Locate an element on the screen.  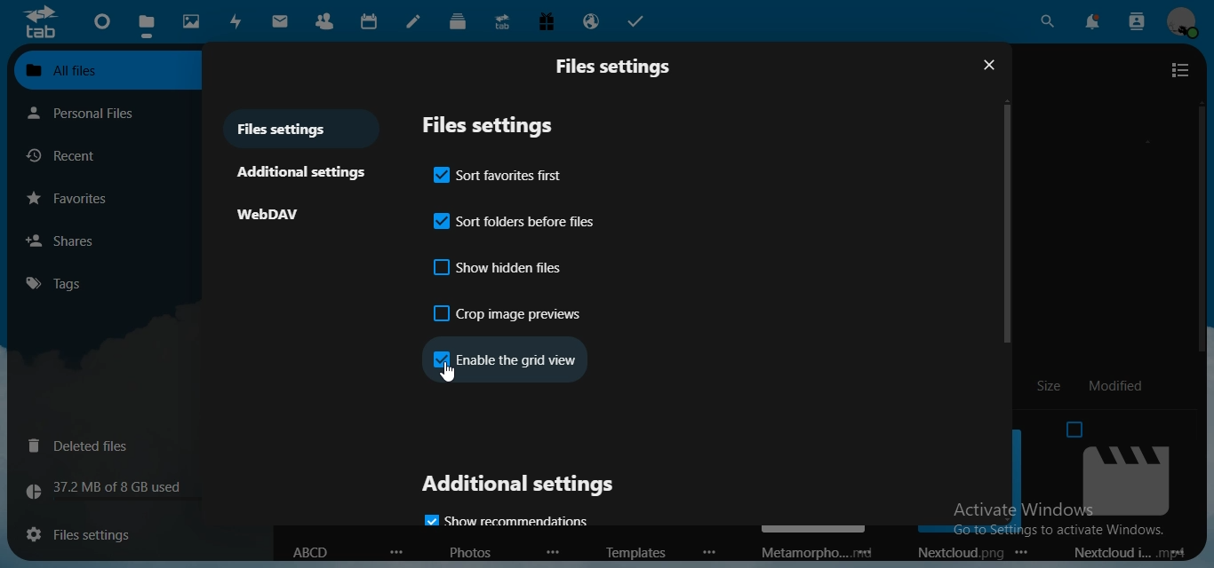
WebDAV is located at coordinates (275, 215).